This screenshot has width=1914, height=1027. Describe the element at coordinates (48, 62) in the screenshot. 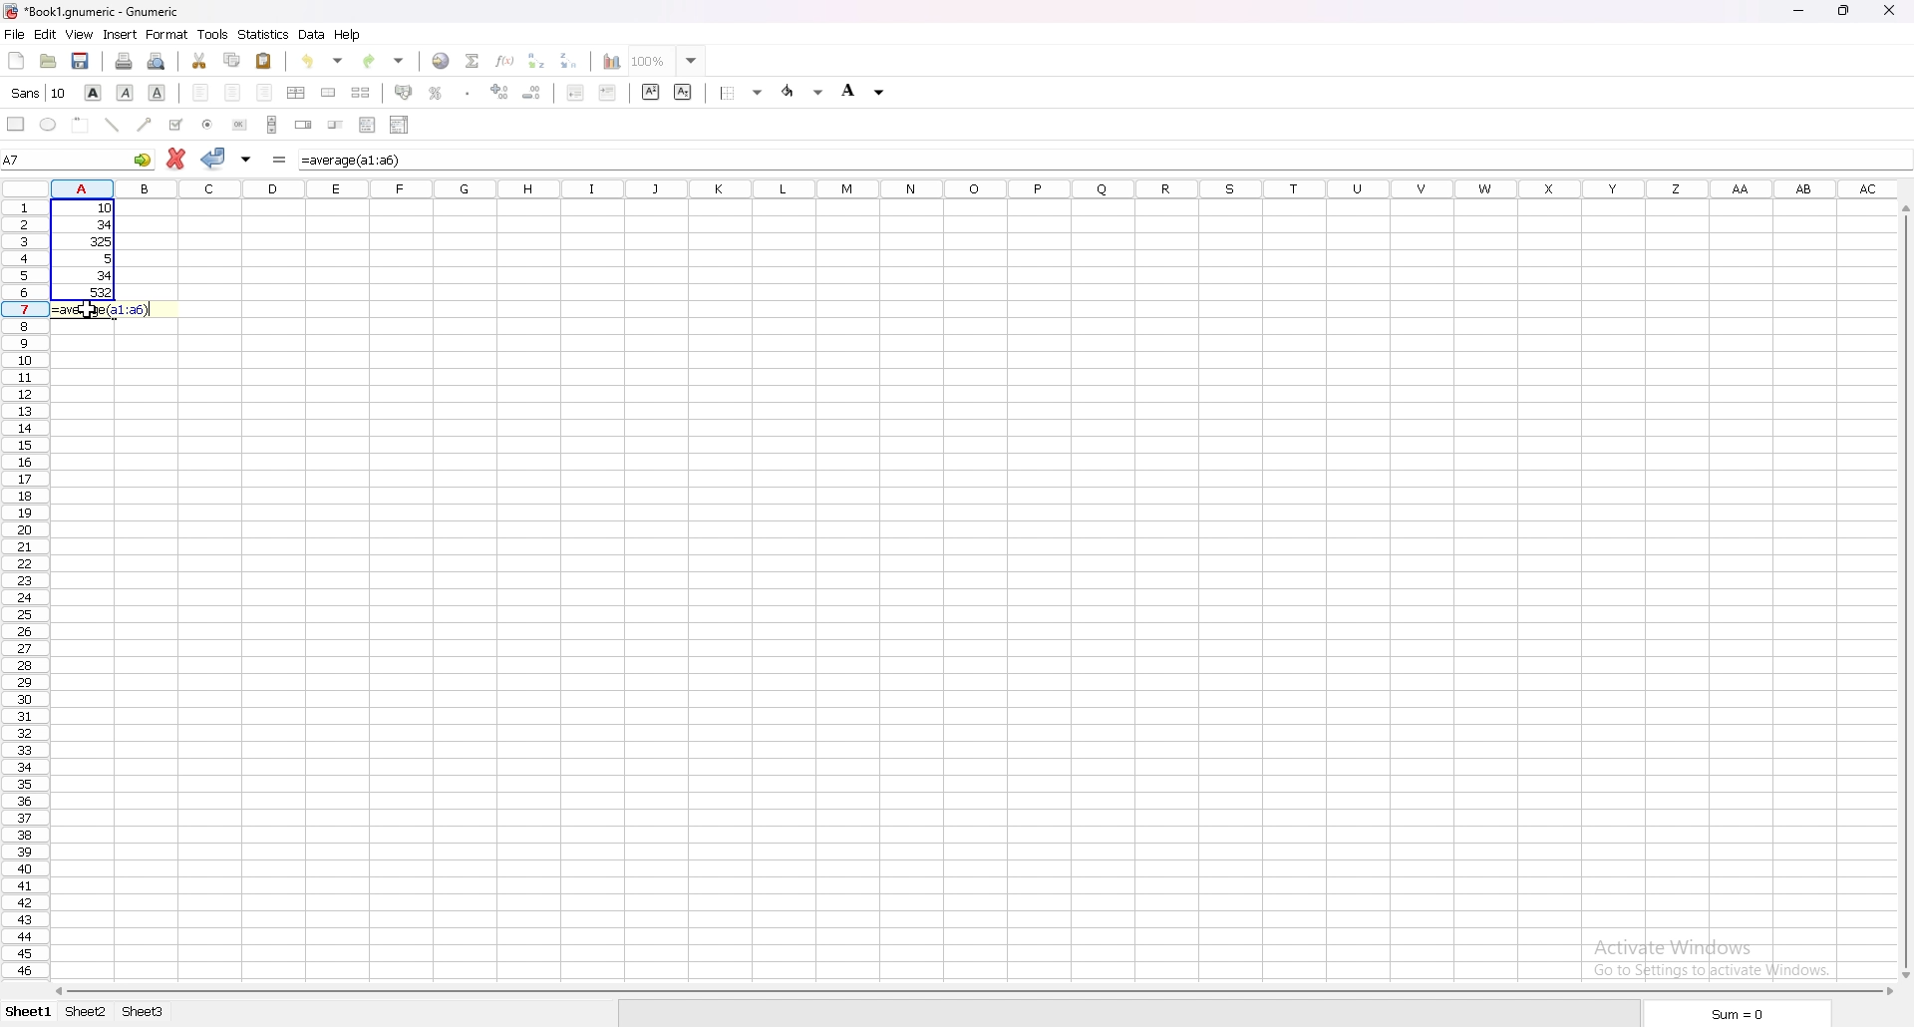

I see `open` at that location.